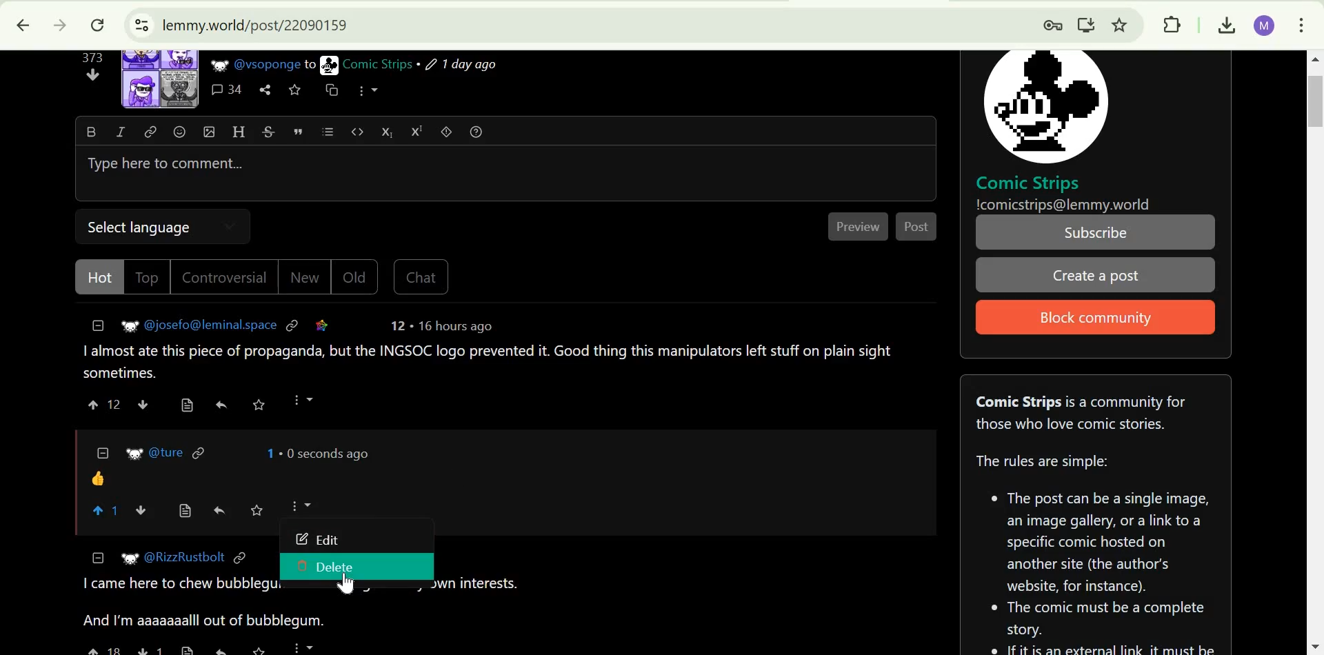 The width and height of the screenshot is (1324, 655). Describe the element at coordinates (327, 565) in the screenshot. I see `Delete` at that location.